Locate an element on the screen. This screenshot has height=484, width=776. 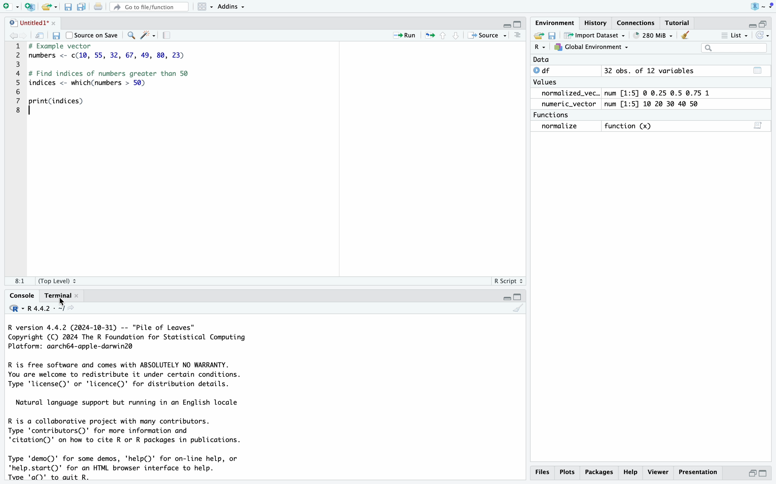
publish is located at coordinates (430, 36).